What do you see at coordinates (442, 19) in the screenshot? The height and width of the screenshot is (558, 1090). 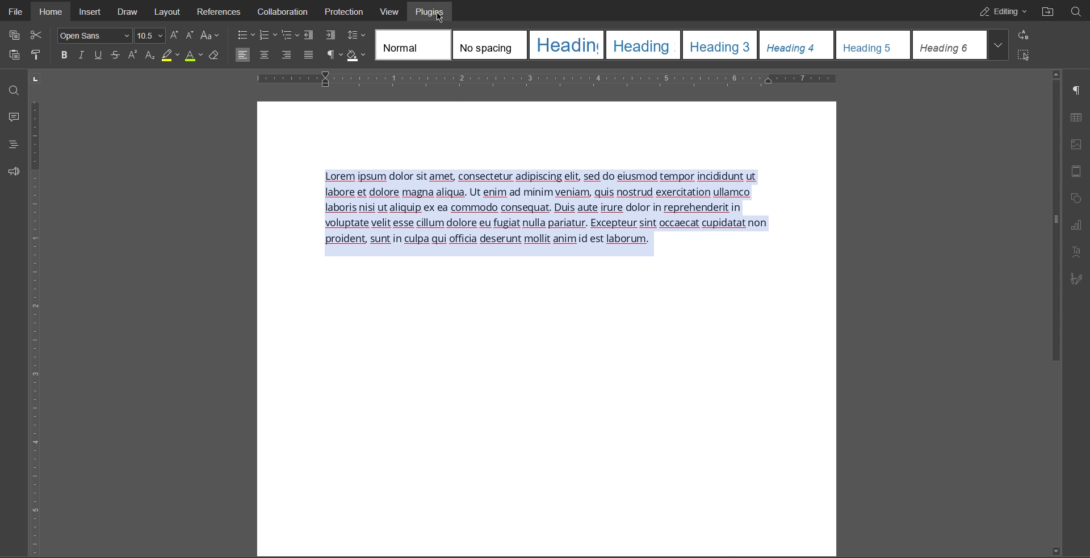 I see `Cursor at Plugins` at bounding box center [442, 19].